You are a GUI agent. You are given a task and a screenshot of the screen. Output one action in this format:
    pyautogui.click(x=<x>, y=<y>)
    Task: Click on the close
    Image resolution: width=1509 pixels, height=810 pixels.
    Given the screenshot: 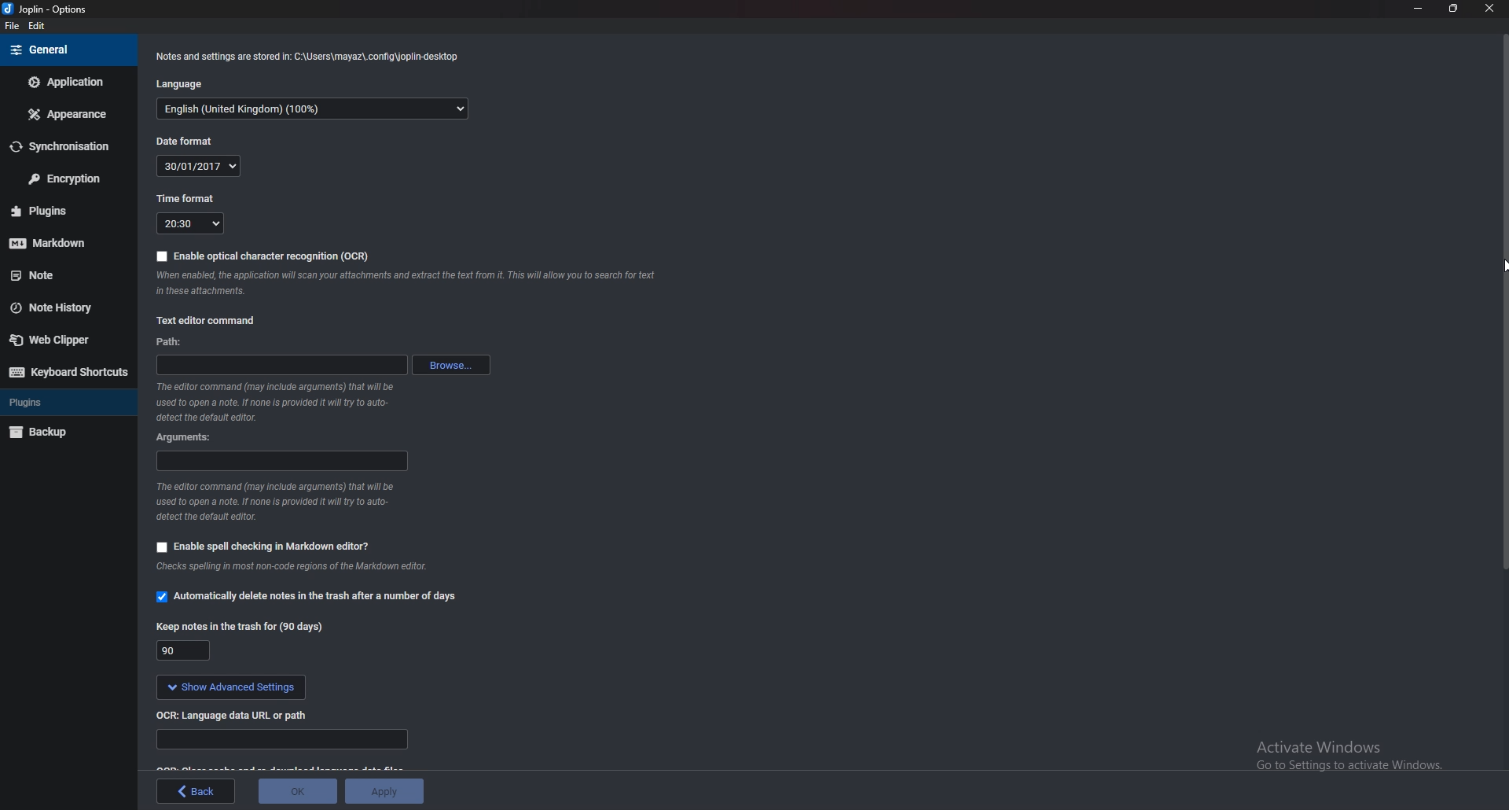 What is the action you would take?
    pyautogui.click(x=1489, y=9)
    